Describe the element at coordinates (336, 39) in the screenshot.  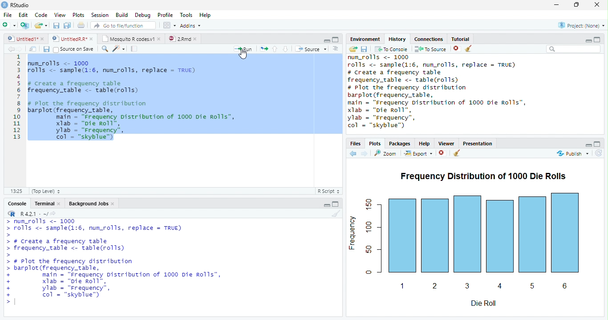
I see `Full Screen` at that location.